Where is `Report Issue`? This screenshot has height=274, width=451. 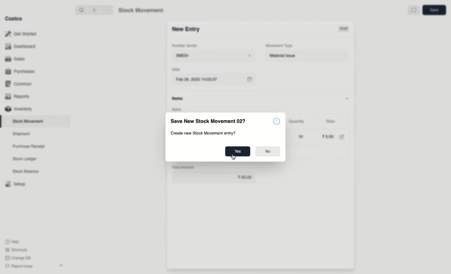
Report Issue is located at coordinates (20, 266).